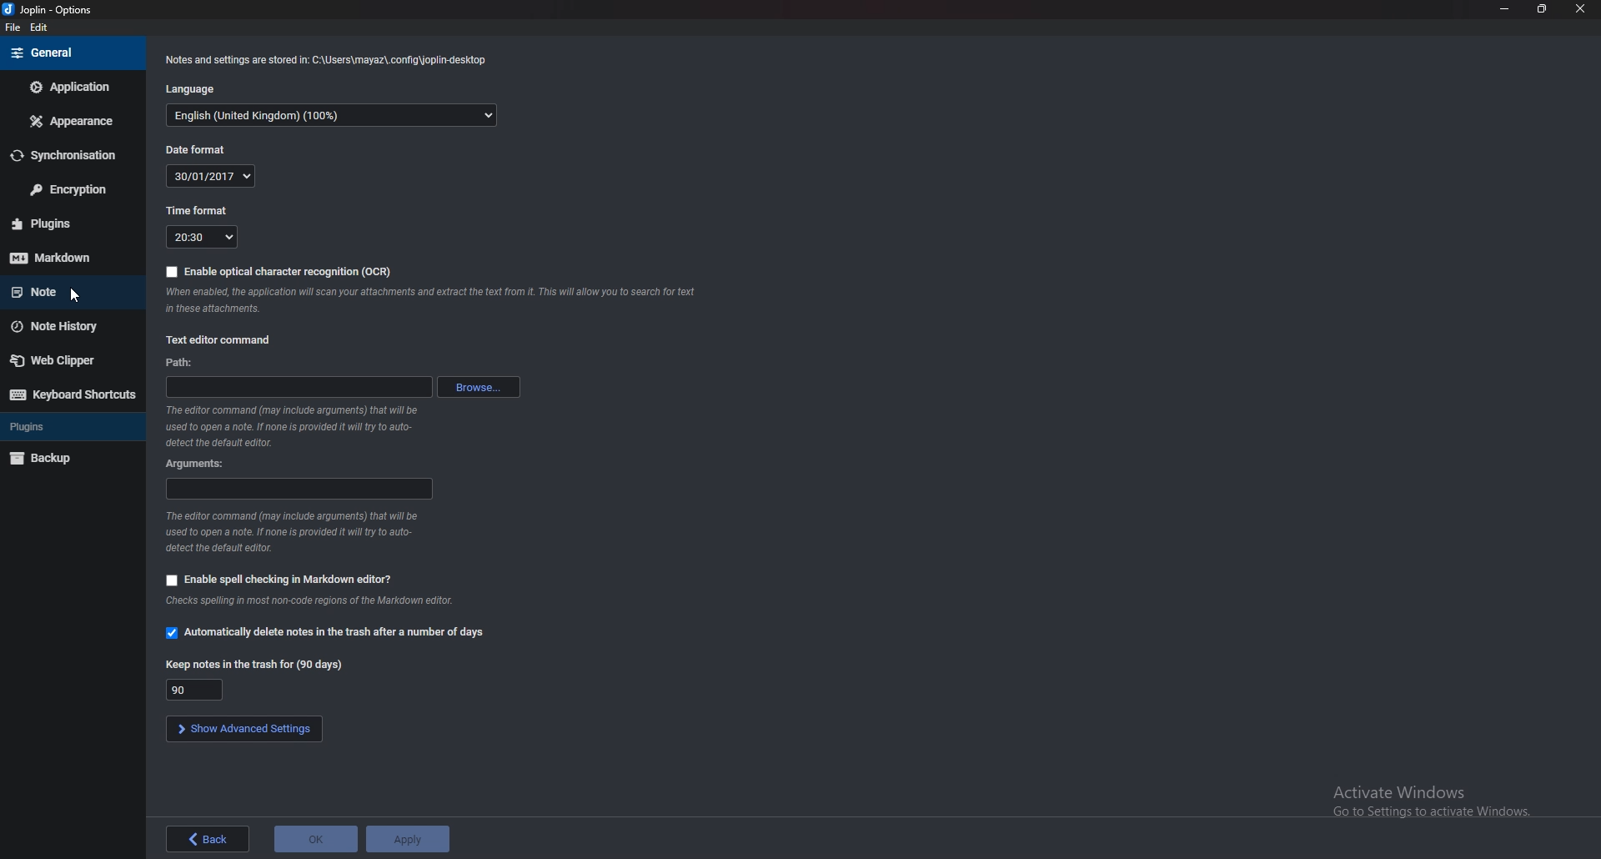  I want to click on Info, so click(316, 602).